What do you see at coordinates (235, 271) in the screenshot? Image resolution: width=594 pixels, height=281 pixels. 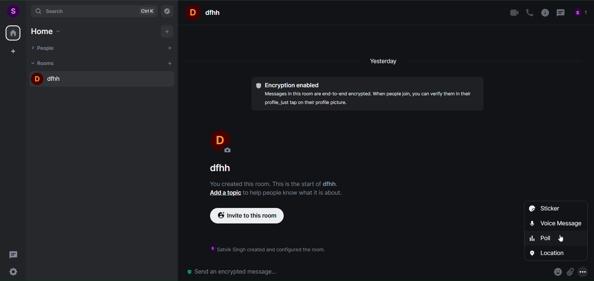 I see `send an encrypted message` at bounding box center [235, 271].